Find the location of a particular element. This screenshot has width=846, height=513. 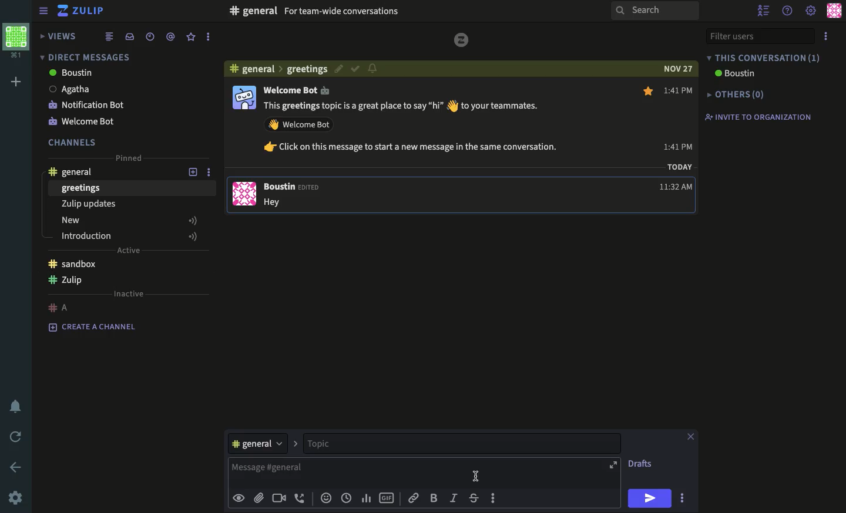

11:32 AM is located at coordinates (677, 187).